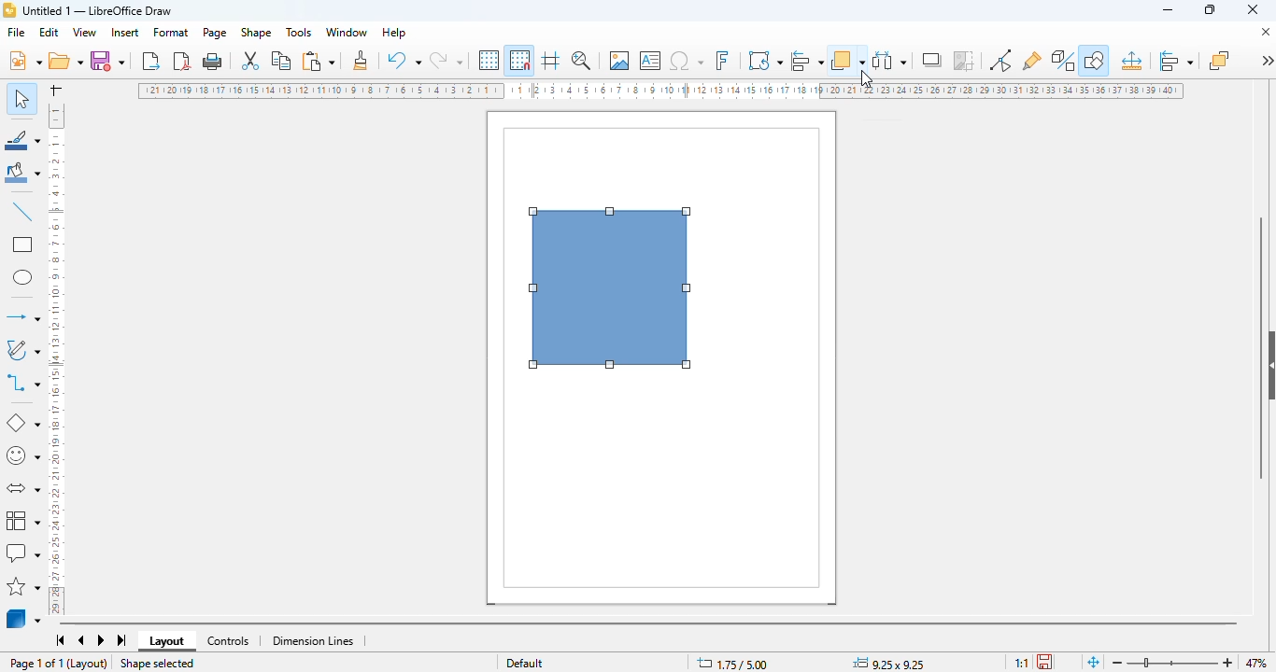 Image resolution: width=1276 pixels, height=672 pixels. What do you see at coordinates (361, 60) in the screenshot?
I see `clone formatting` at bounding box center [361, 60].